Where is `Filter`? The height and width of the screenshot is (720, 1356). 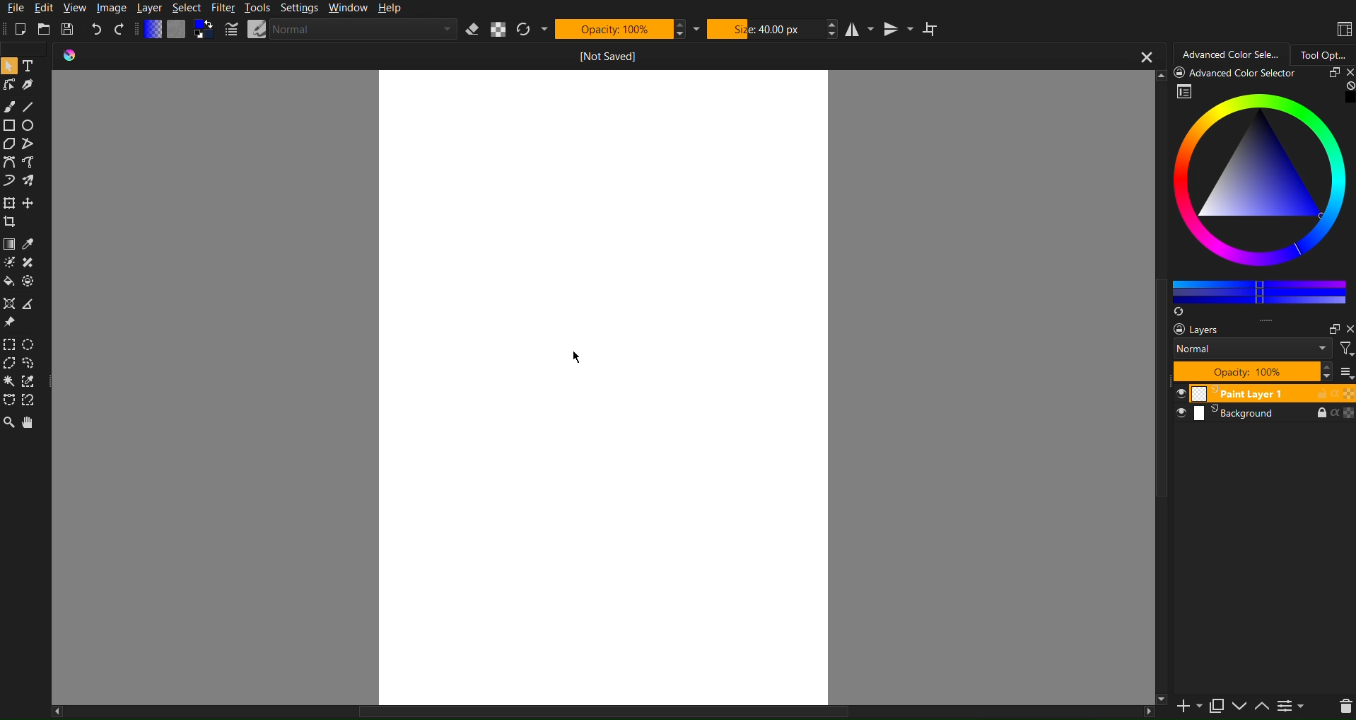 Filter is located at coordinates (1345, 347).